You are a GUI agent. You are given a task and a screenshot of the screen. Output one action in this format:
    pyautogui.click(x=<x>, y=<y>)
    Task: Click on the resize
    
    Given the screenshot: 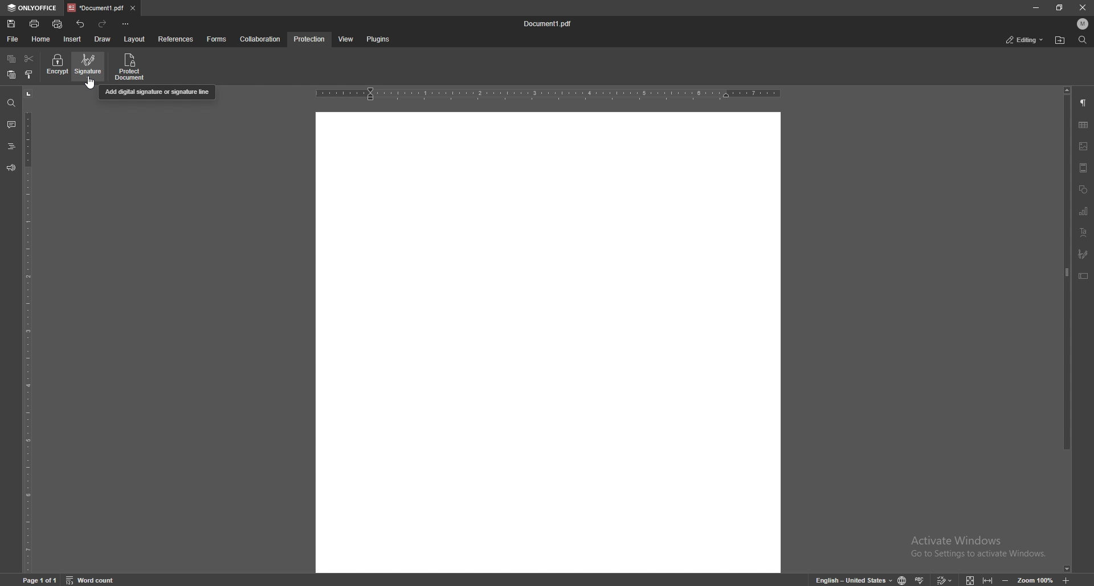 What is the action you would take?
    pyautogui.click(x=1060, y=7)
    